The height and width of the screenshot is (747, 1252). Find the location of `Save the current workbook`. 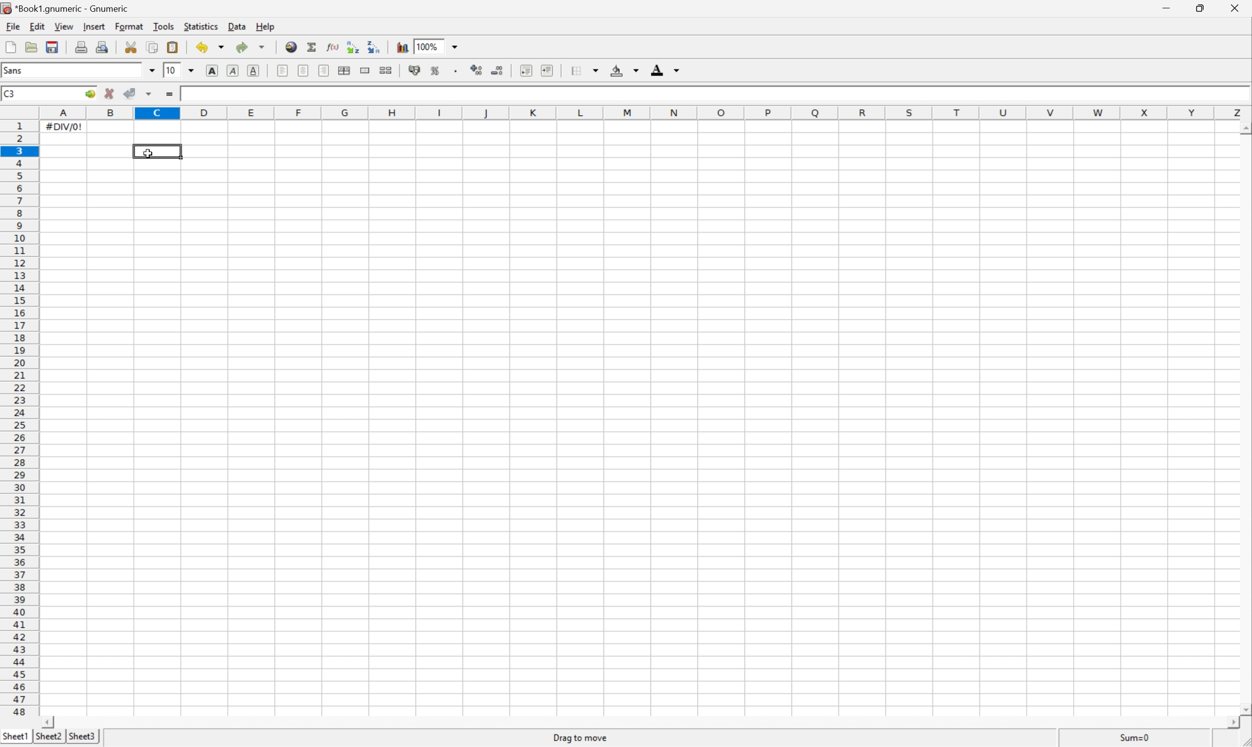

Save the current workbook is located at coordinates (53, 47).